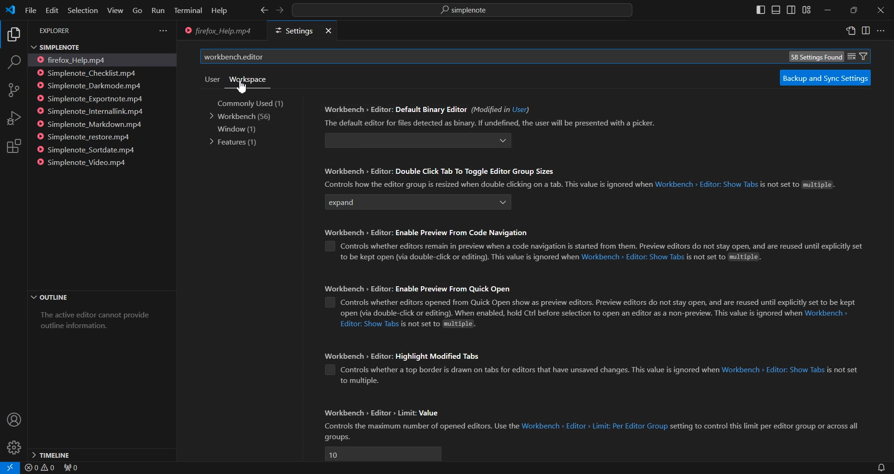 The height and width of the screenshot is (474, 894). I want to click on Terminal, so click(188, 11).